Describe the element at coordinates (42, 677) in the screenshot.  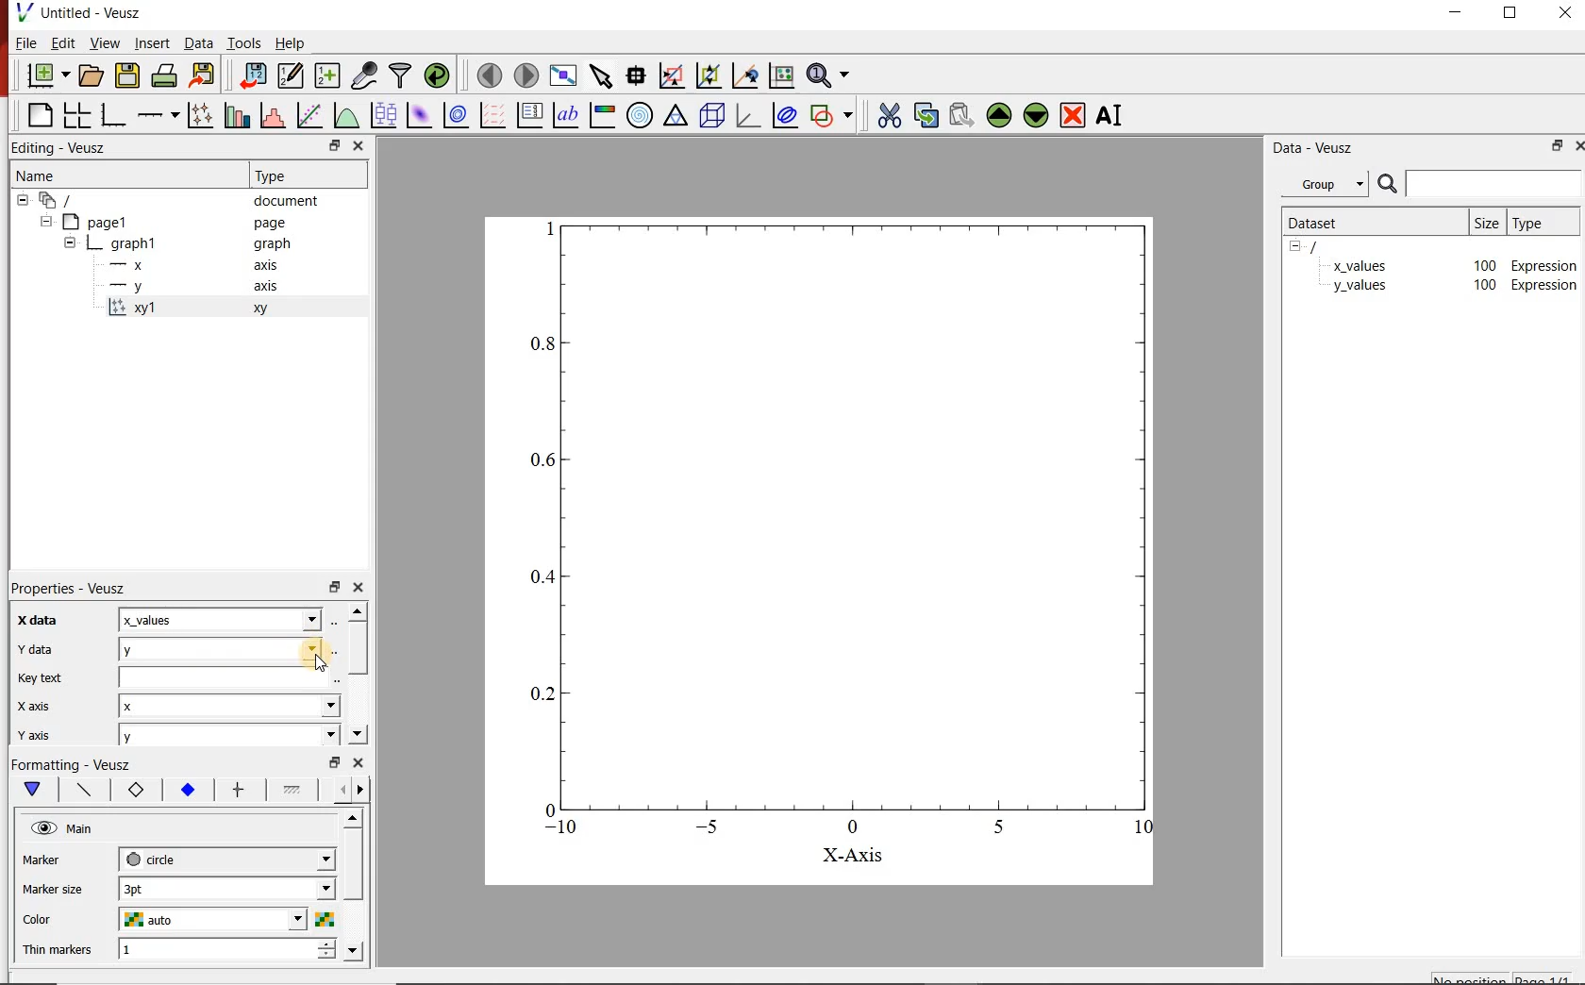
I see `Key text` at that location.